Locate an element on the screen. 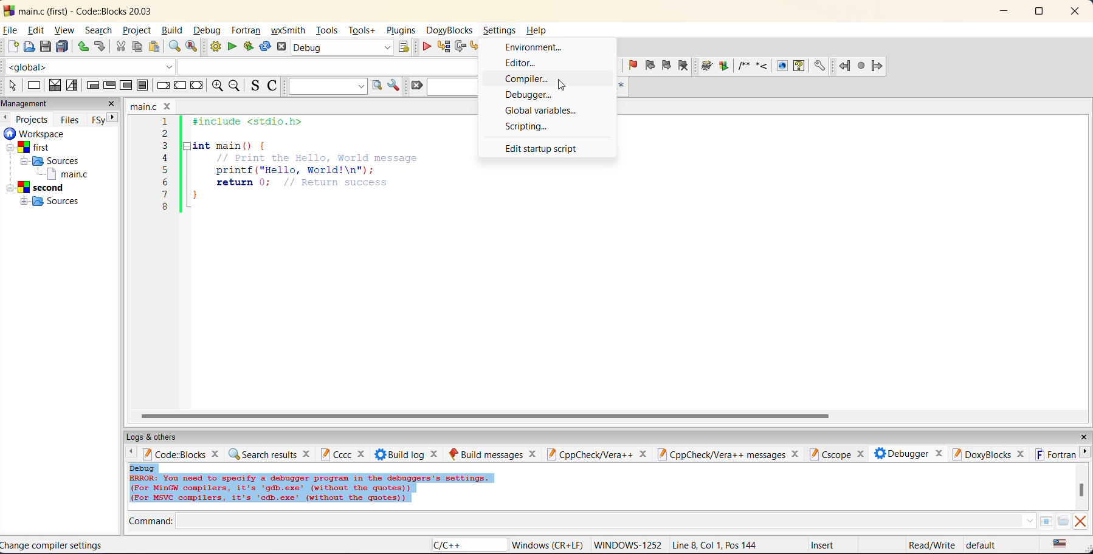 The height and width of the screenshot is (554, 1093). main.c is located at coordinates (153, 105).